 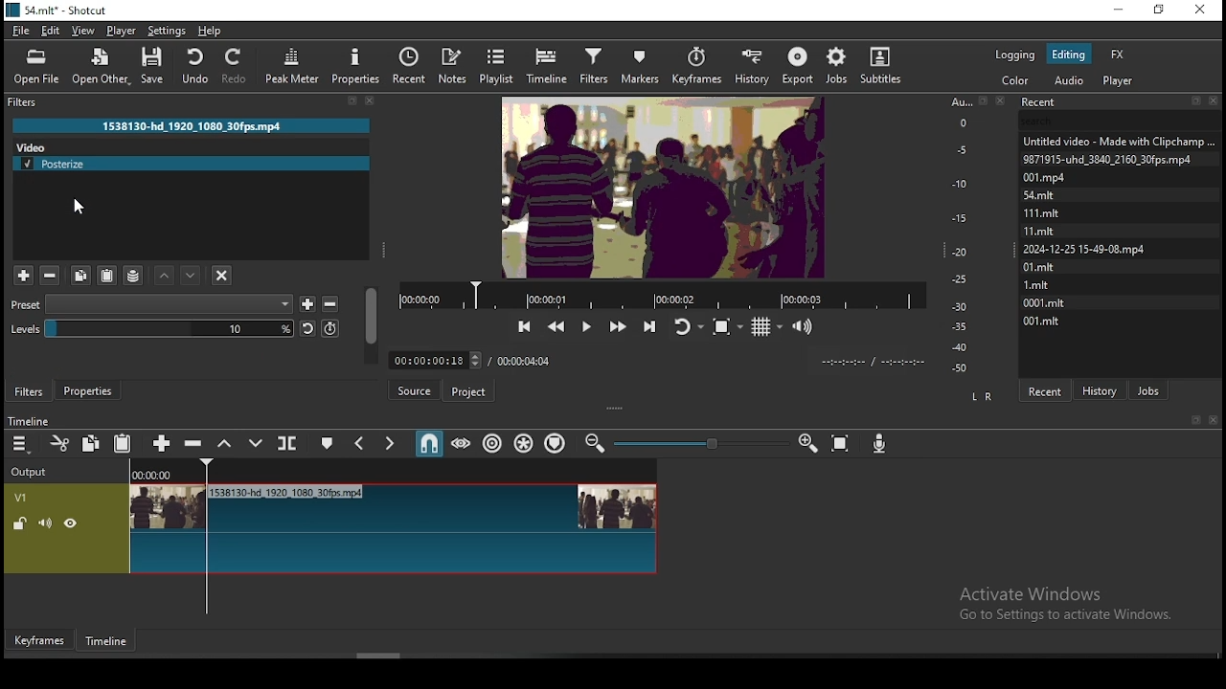 I want to click on 54.mit, so click(x=1038, y=194).